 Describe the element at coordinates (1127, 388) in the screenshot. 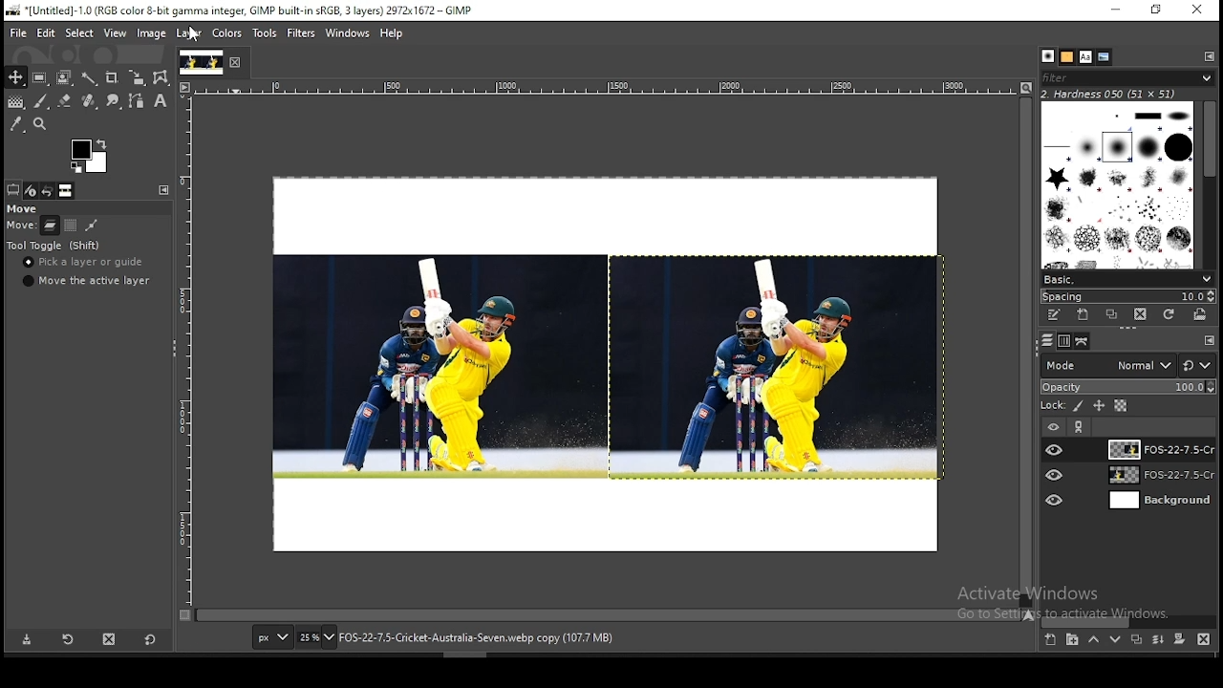

I see `opacity` at that location.